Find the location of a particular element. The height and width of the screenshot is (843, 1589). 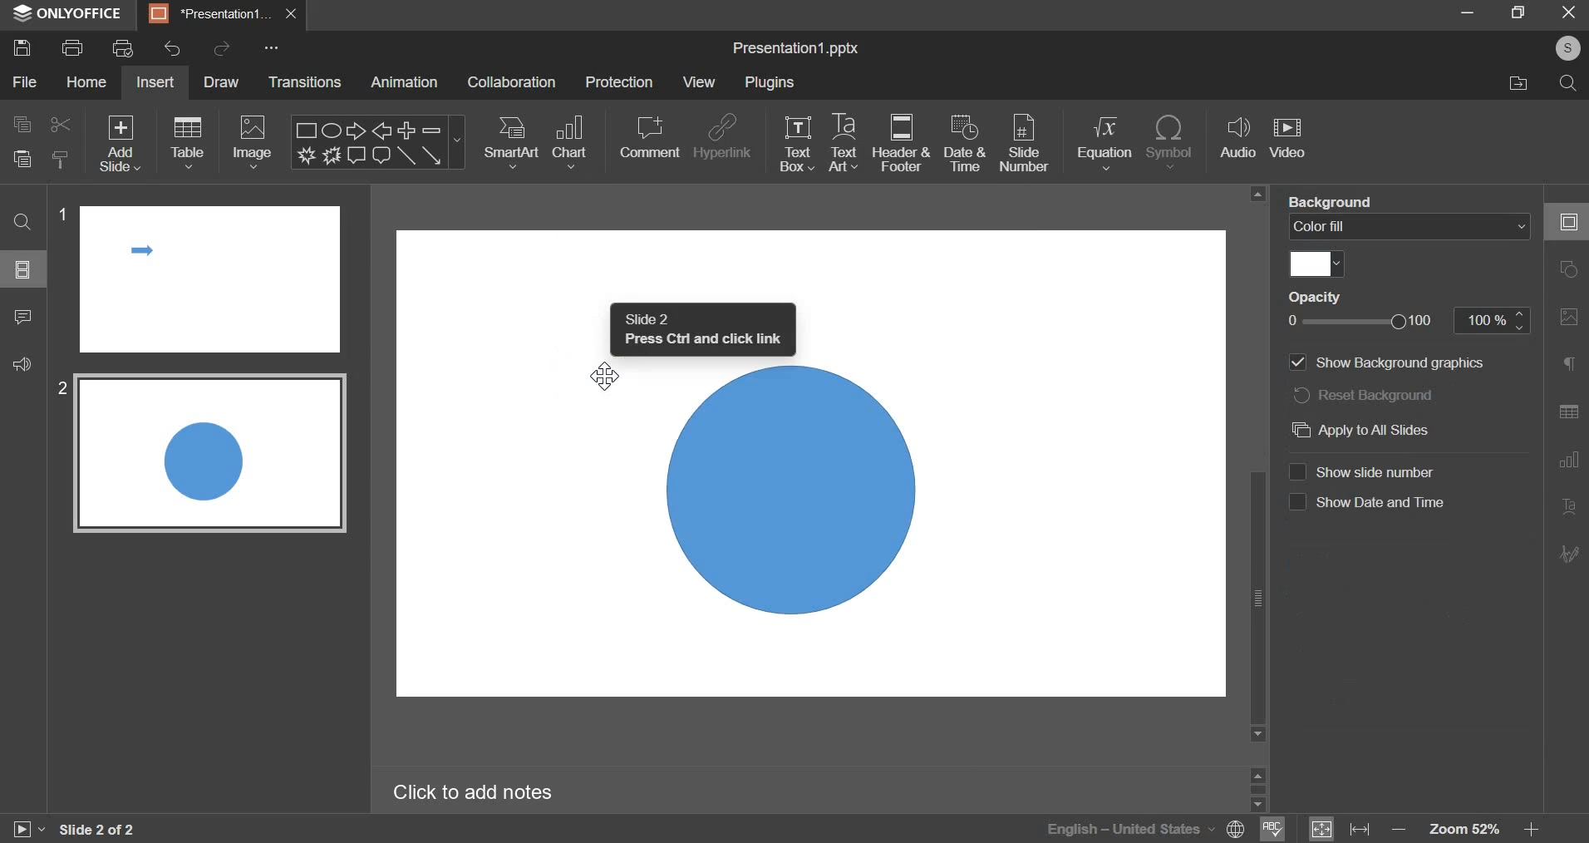

scrollbar is located at coordinates (1258, 791).